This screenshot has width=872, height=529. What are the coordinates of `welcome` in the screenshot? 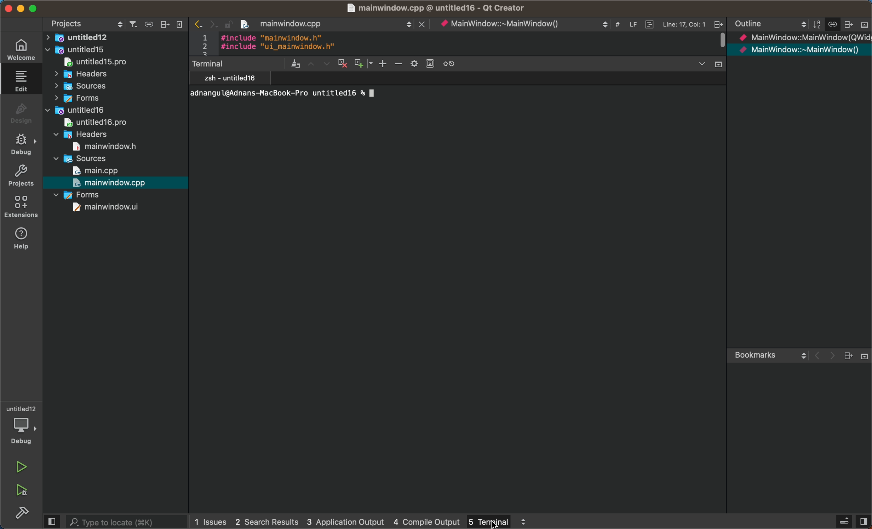 It's located at (23, 49).